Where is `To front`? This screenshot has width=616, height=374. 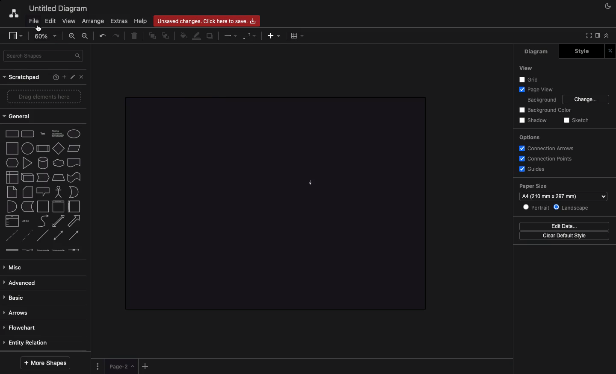
To front is located at coordinates (152, 36).